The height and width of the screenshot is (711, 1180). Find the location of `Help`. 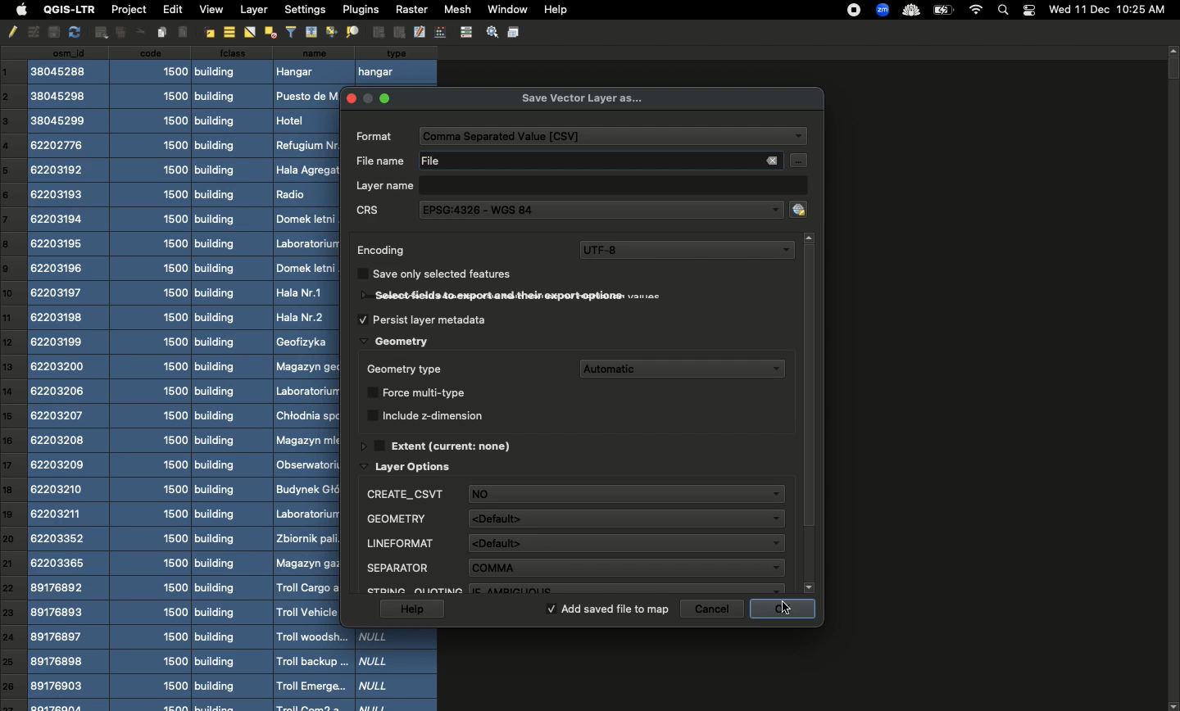

Help is located at coordinates (555, 11).